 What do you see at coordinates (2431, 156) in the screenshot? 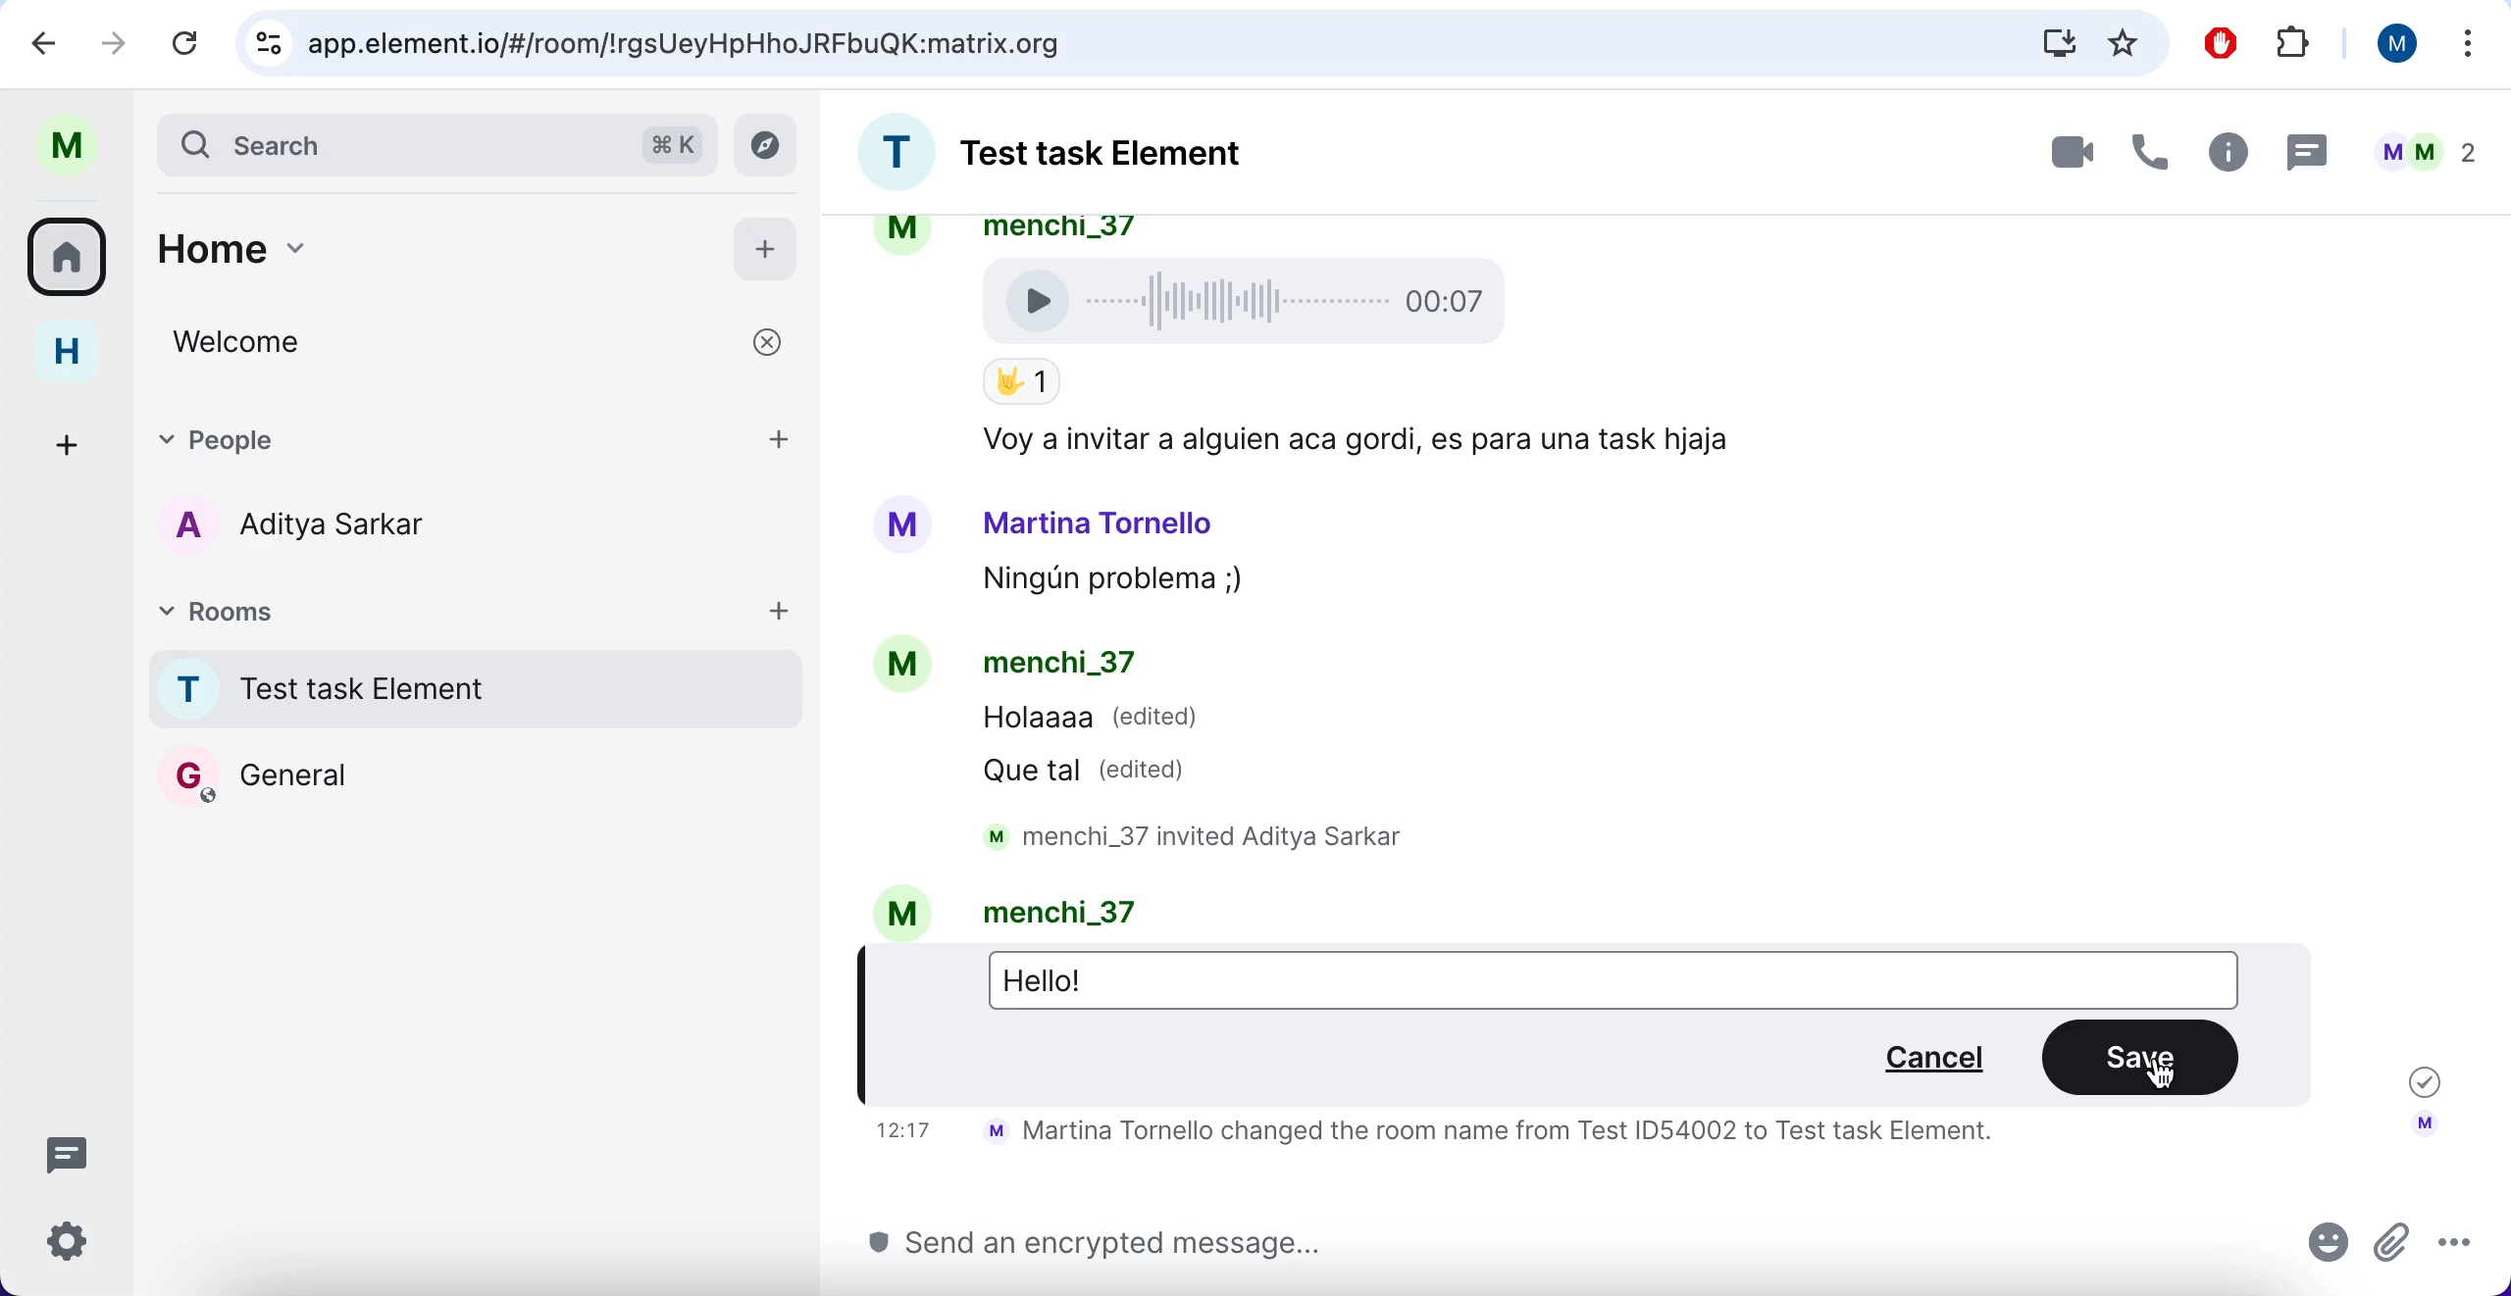
I see `user chats` at bounding box center [2431, 156].